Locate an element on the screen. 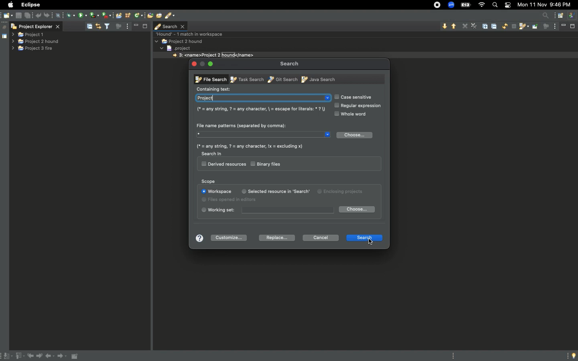 This screenshot has height=361, width=578. Pin the search view is located at coordinates (535, 29).